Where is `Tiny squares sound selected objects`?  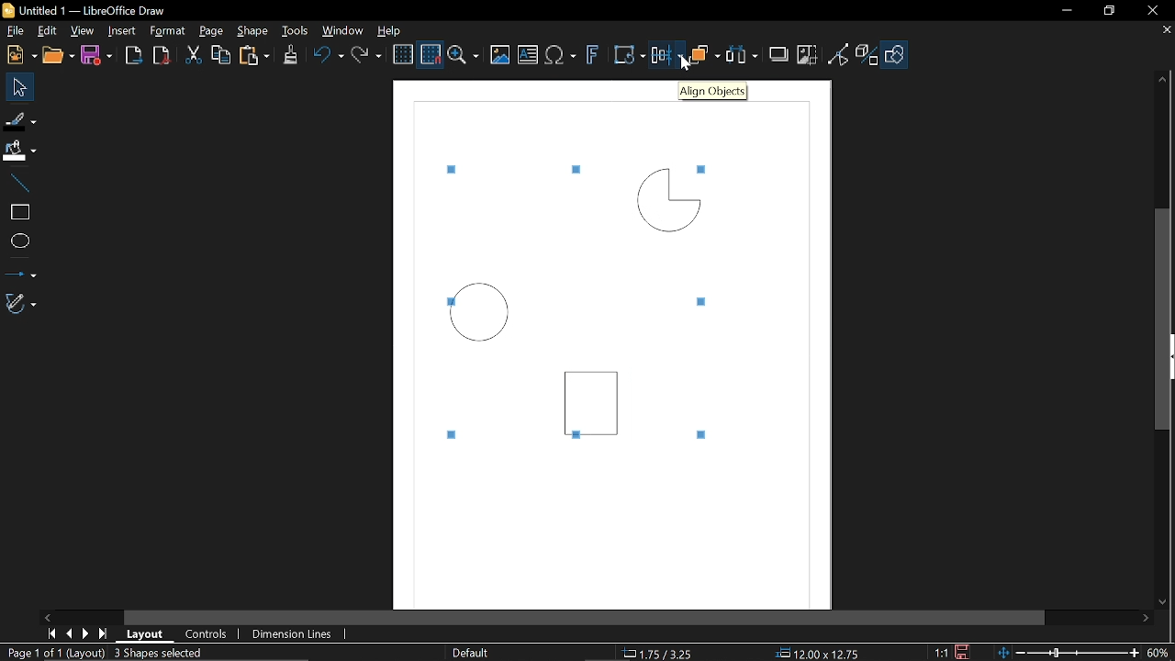
Tiny squares sound selected objects is located at coordinates (572, 169).